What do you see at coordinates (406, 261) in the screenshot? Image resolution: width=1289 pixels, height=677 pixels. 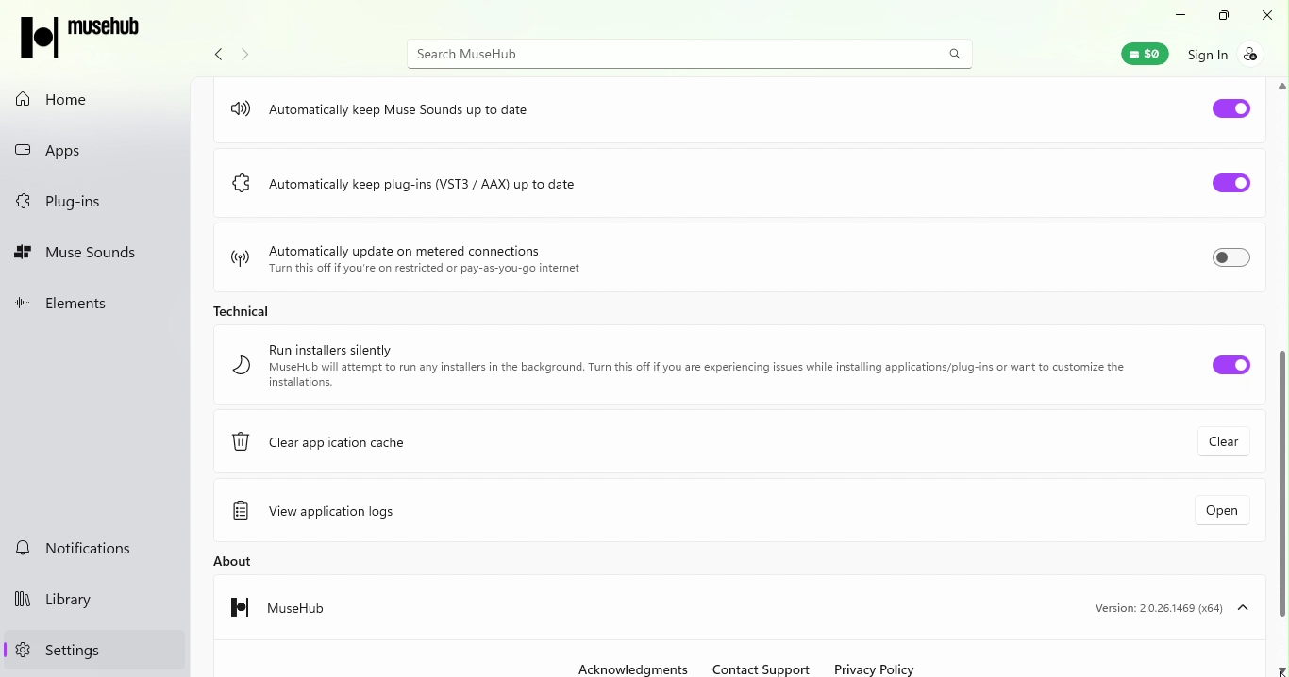 I see `Automatically update on metered connections` at bounding box center [406, 261].